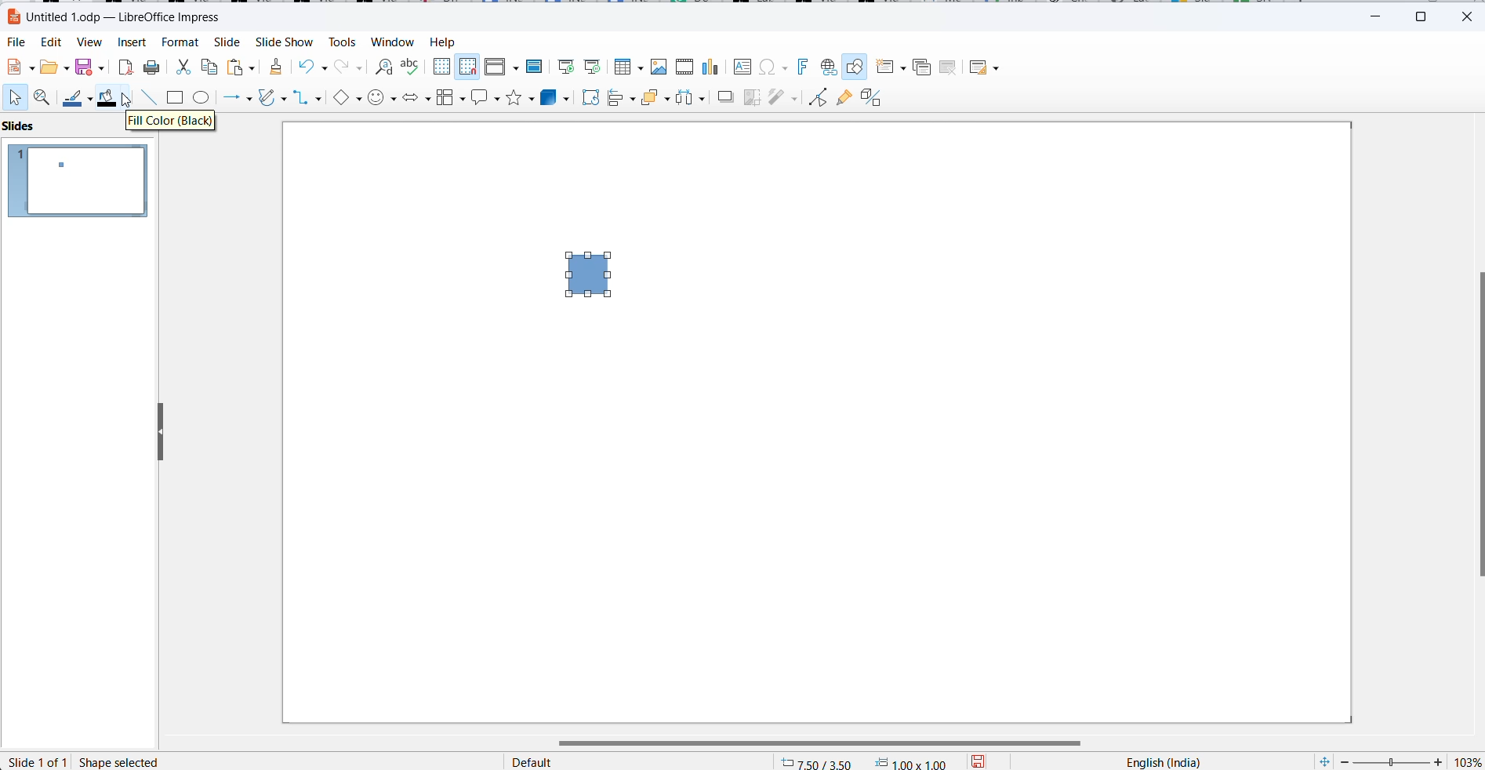 The image size is (1485, 770). Describe the element at coordinates (922, 67) in the screenshot. I see `Duplicate slide` at that location.